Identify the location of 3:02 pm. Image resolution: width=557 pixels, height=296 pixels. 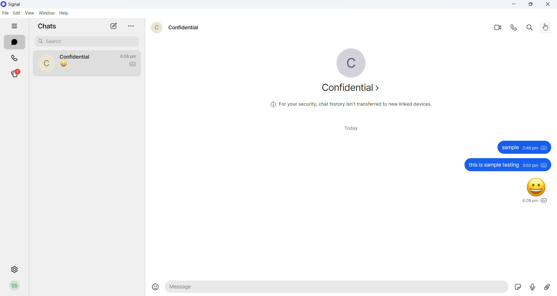
(530, 165).